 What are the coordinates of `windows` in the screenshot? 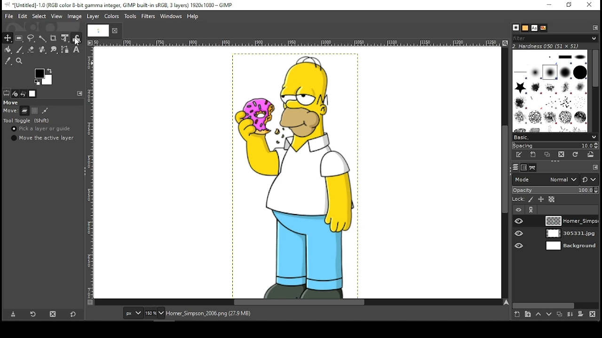 It's located at (171, 16).